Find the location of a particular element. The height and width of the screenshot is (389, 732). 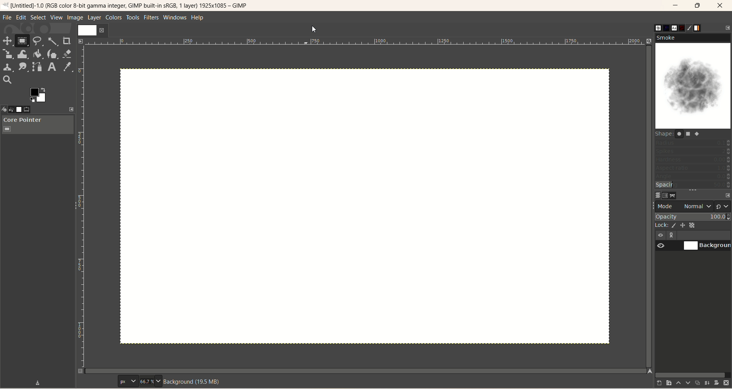

edit is located at coordinates (21, 18).